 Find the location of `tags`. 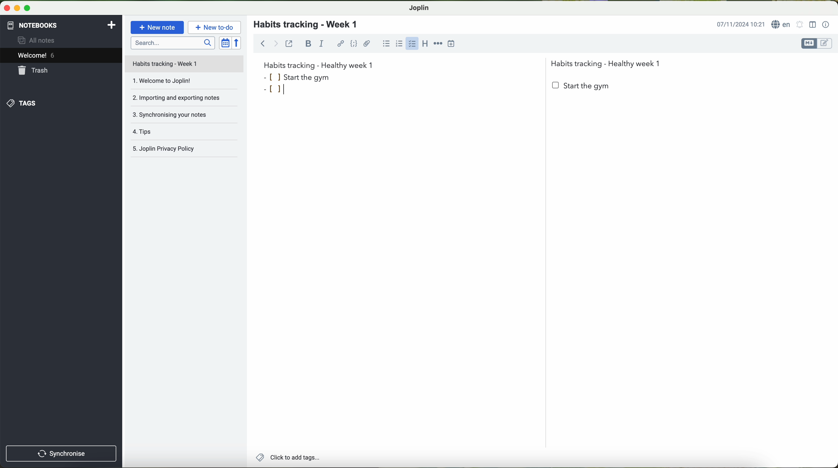

tags is located at coordinates (22, 103).